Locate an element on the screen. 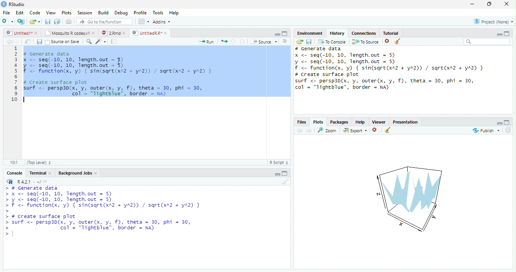 The image size is (516, 272). # Generate data

x <- seq(-10, 10, length.out = 5)

y <- seq(-10, 10, length.out = 5)

F< function(x, y) { sin(sart(xA2 + yA2)) / sqre(xA2 + yA2) }
# create surface plot

surf <- persp3p(x, y, outer(x, y, f), theta = 30, phi = 30,
col = "lightblue", border = NA) is located at coordinates (390, 69).